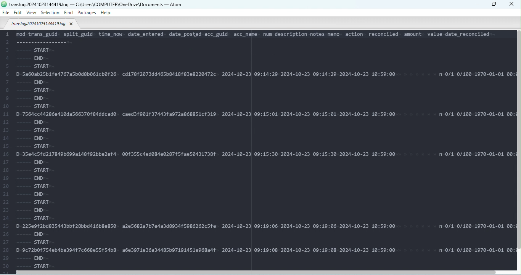  What do you see at coordinates (196, 35) in the screenshot?
I see `Cursor` at bounding box center [196, 35].